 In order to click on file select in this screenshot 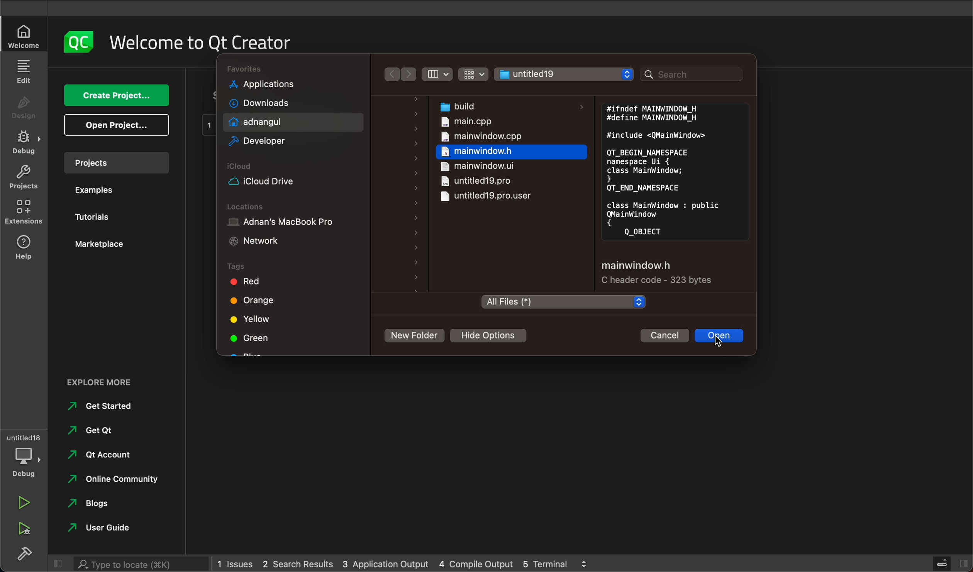, I will do `click(564, 74)`.